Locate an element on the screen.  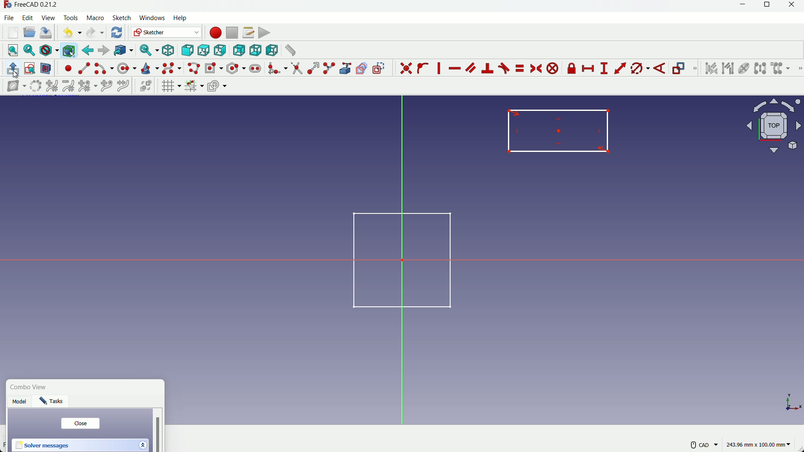
constraint perpendicular is located at coordinates (488, 68).